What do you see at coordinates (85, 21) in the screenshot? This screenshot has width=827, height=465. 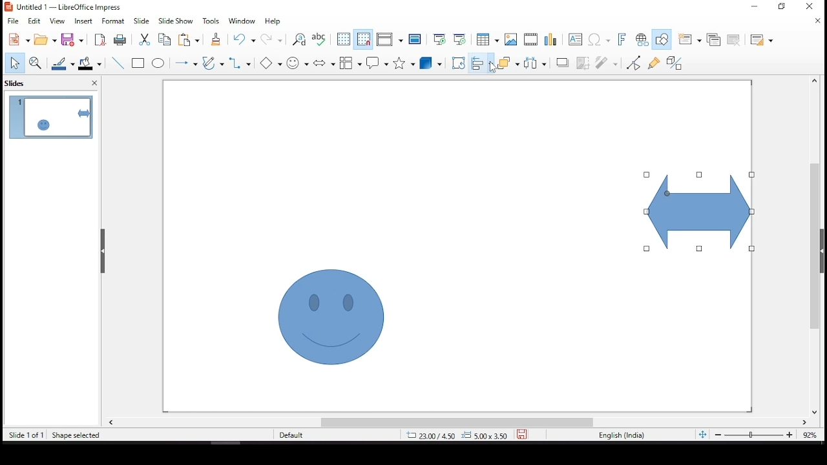 I see `insert` at bounding box center [85, 21].